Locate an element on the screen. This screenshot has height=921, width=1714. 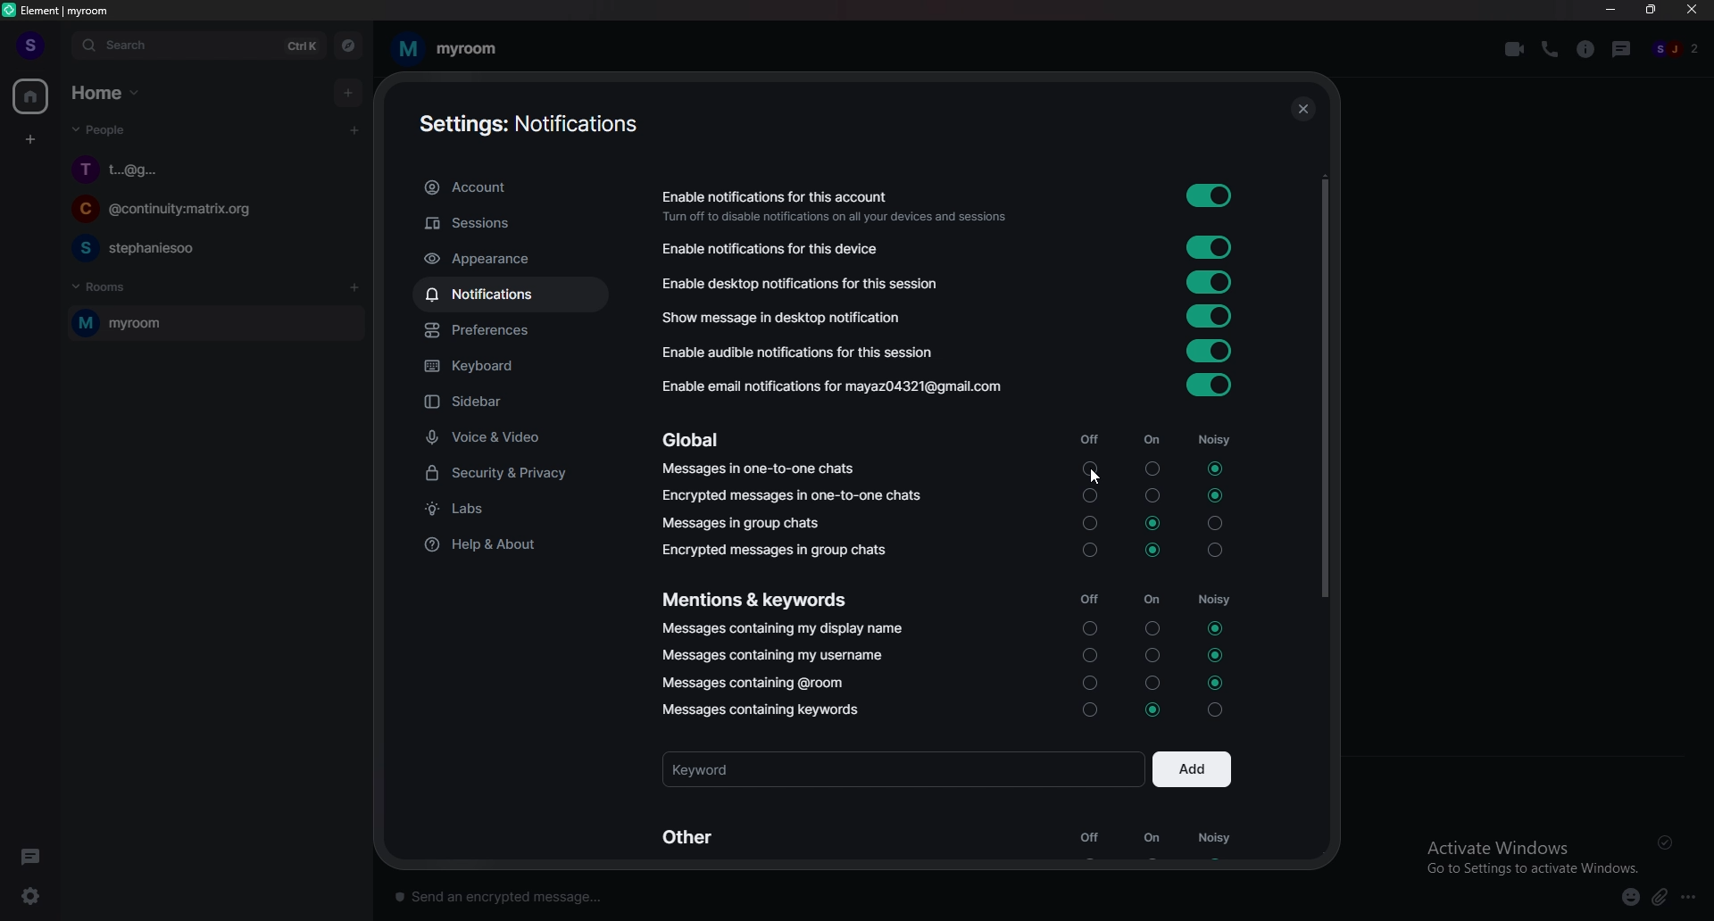
thread is located at coordinates (32, 854).